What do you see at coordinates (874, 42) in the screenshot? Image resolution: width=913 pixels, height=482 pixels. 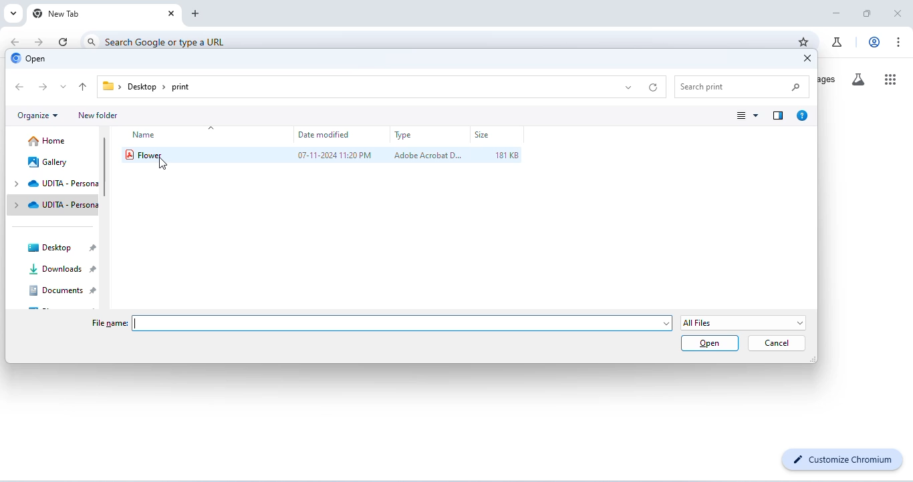 I see `account` at bounding box center [874, 42].